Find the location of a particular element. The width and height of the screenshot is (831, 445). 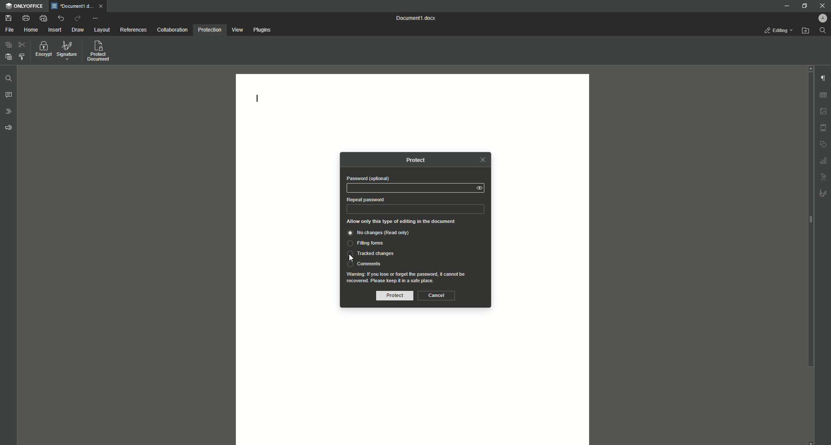

Allow only this type of editing is located at coordinates (400, 221).